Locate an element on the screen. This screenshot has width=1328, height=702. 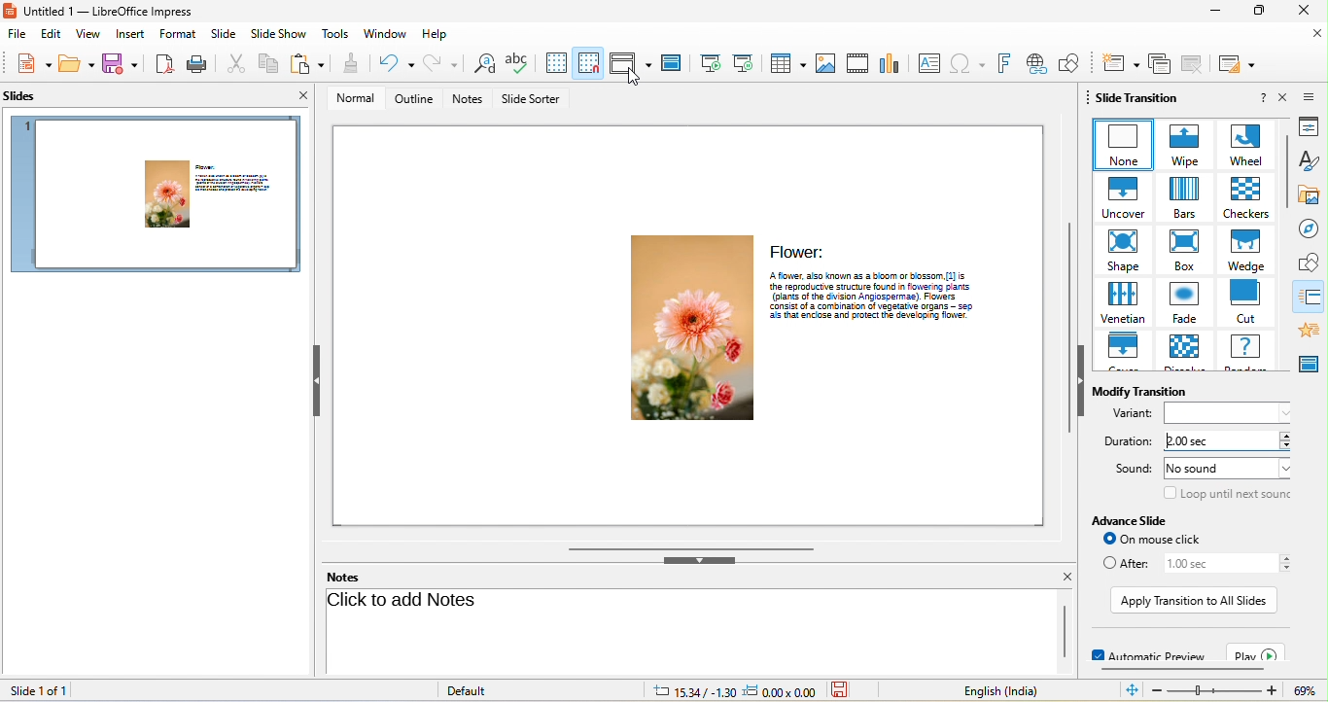
text box is located at coordinates (930, 62).